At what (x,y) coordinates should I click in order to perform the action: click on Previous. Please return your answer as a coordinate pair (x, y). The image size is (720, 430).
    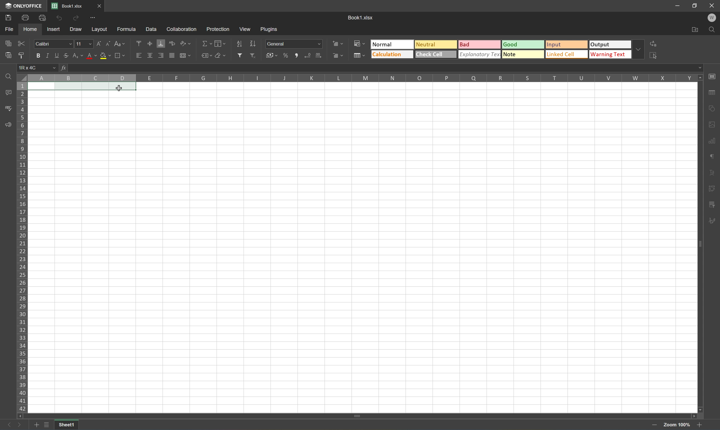
    Looking at the image, I should click on (6, 425).